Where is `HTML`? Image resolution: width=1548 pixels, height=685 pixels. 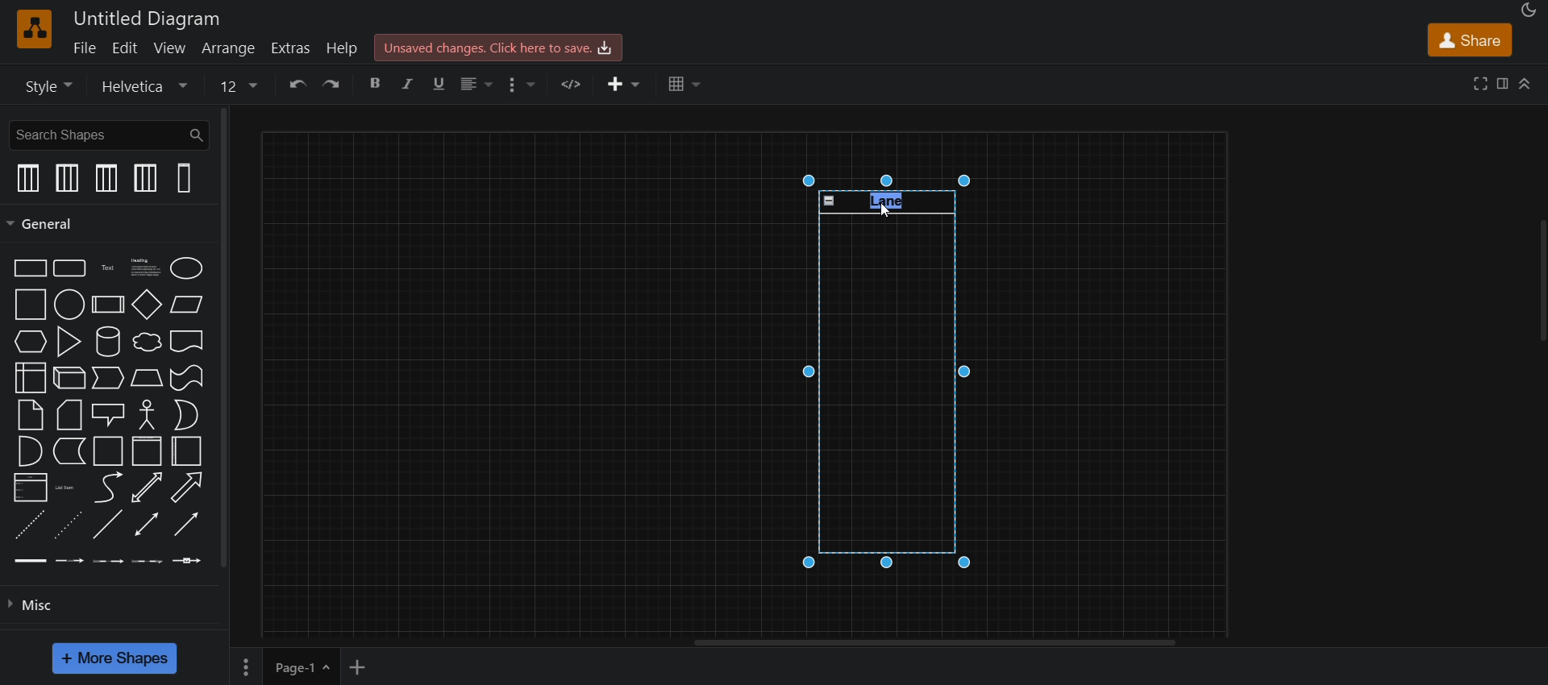
HTML is located at coordinates (576, 83).